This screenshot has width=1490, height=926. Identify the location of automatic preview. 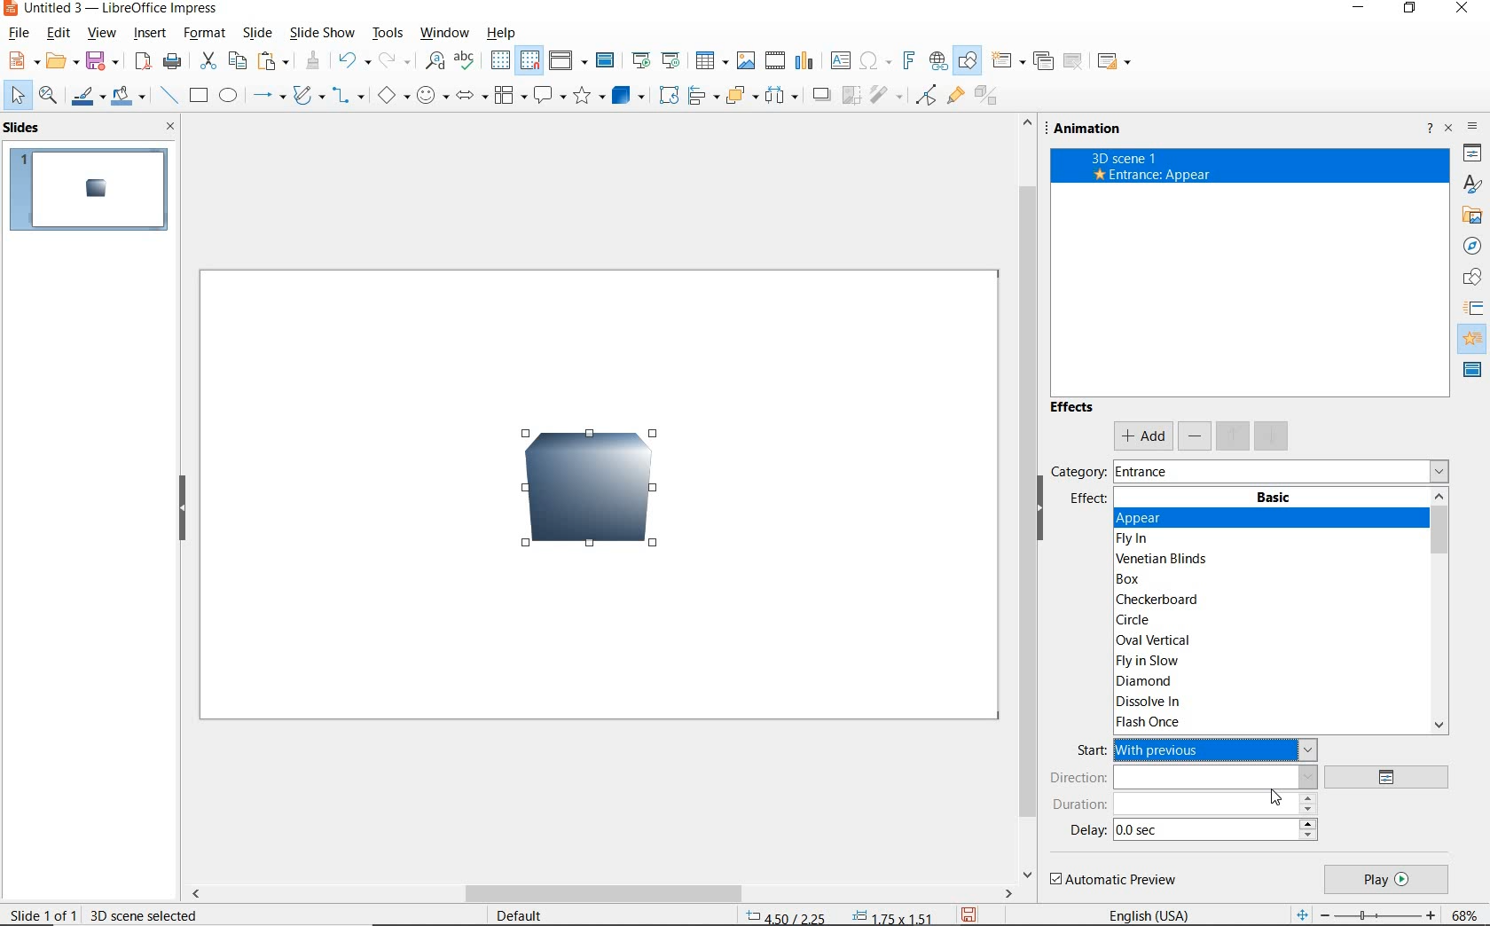
(1115, 880).